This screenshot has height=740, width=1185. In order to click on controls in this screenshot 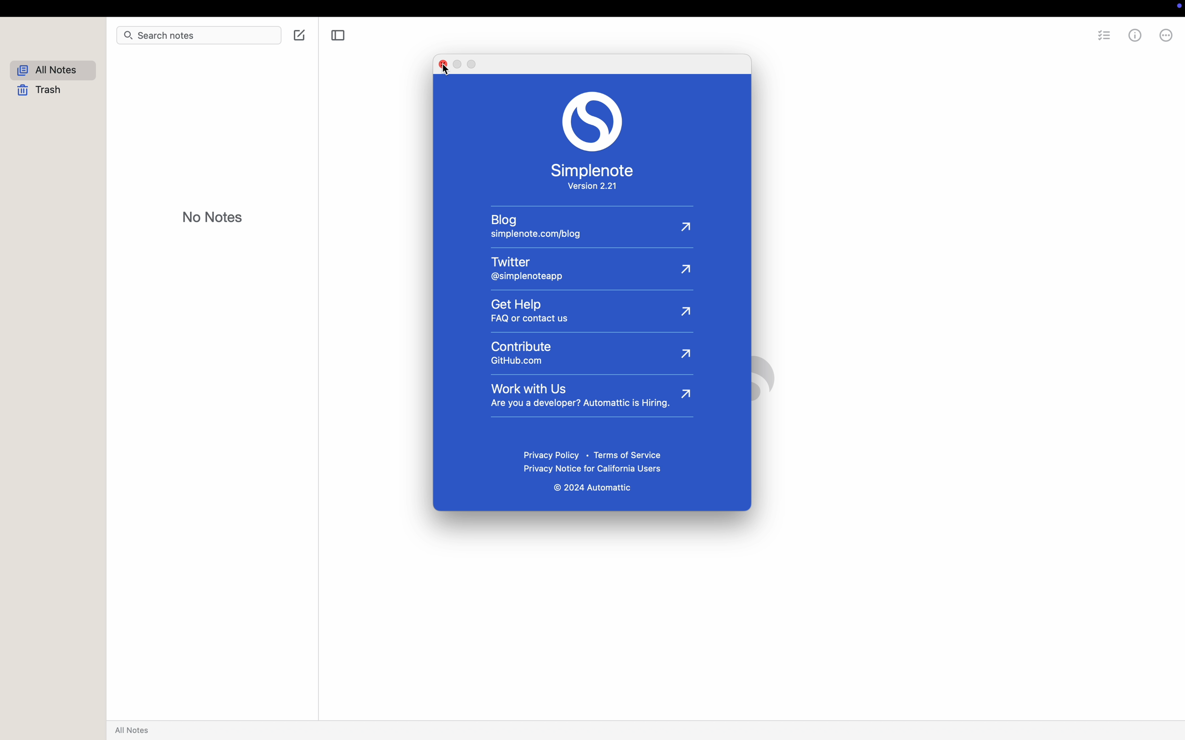, I will do `click(1078, 8)`.